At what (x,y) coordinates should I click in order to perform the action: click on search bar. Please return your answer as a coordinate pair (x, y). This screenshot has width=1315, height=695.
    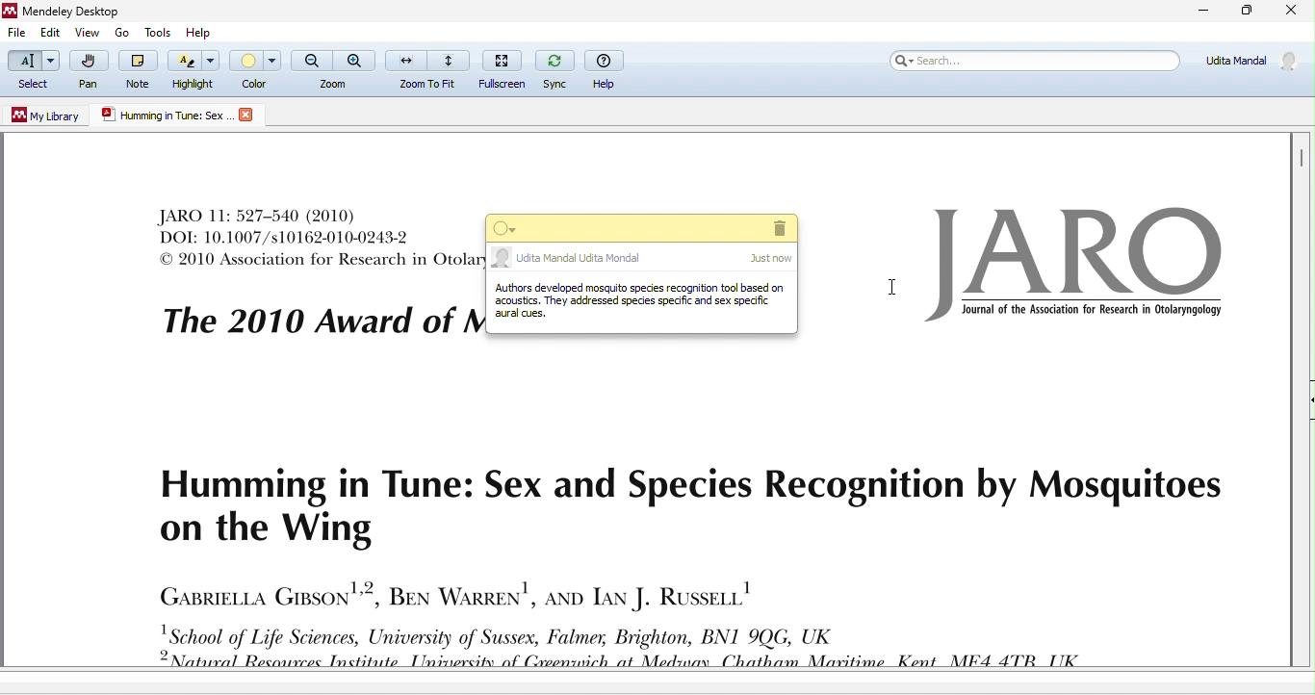
    Looking at the image, I should click on (1036, 63).